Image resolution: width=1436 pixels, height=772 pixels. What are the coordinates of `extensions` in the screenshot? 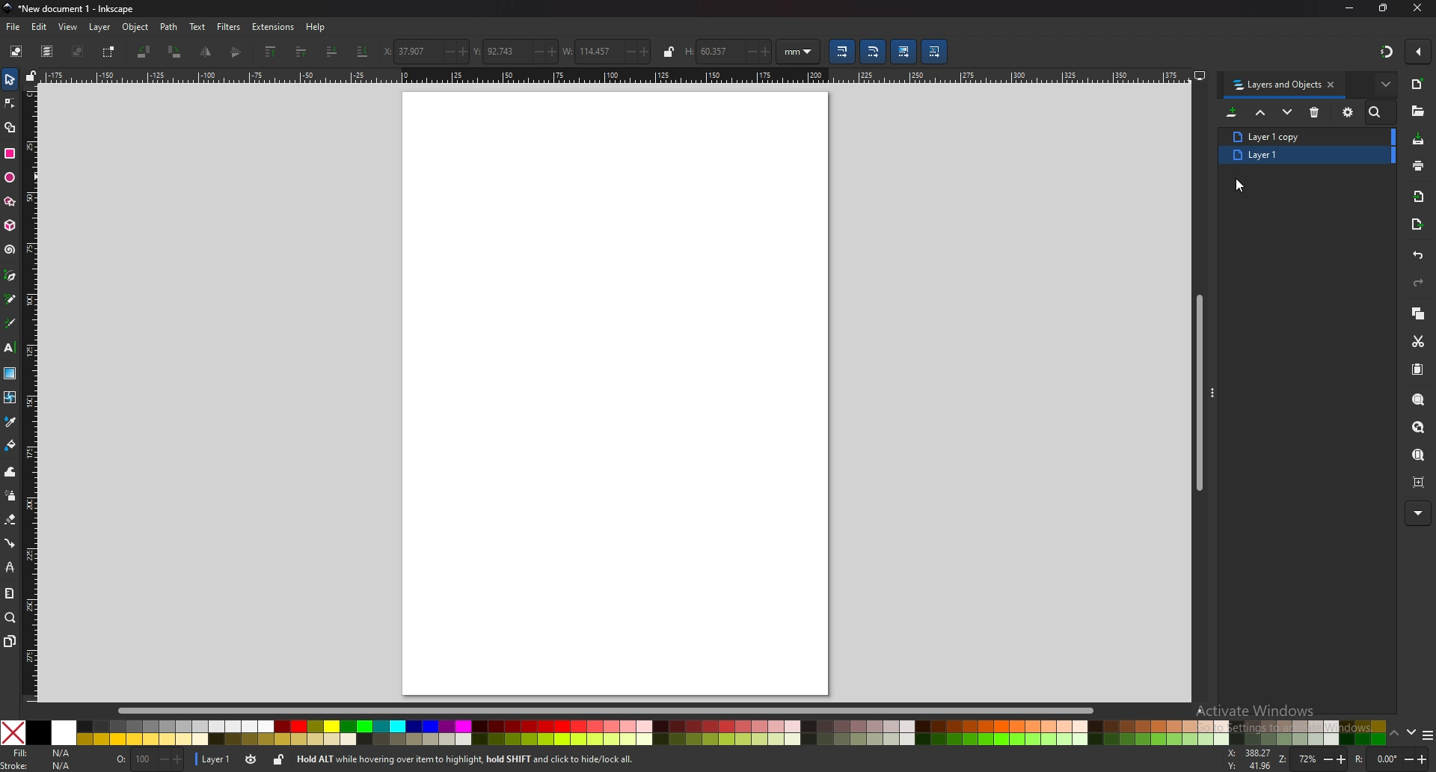 It's located at (273, 26).